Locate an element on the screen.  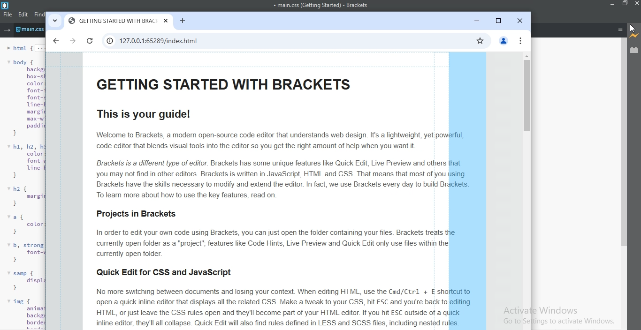
GETTING STARTED WITH BRACKETS is located at coordinates (114, 22).